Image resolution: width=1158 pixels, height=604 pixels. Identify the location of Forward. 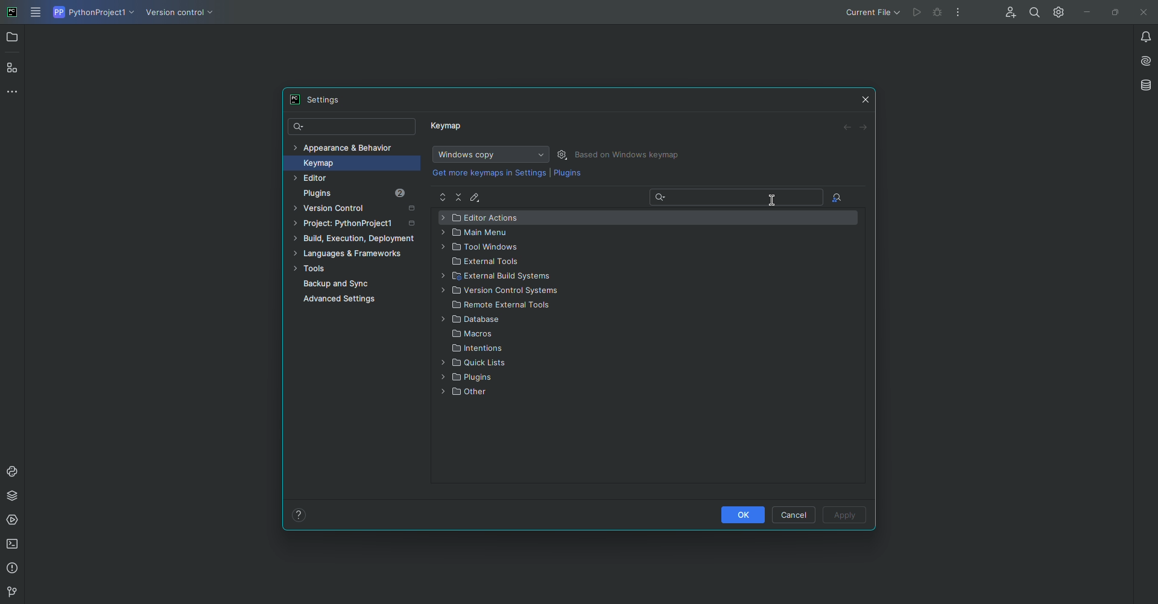
(864, 127).